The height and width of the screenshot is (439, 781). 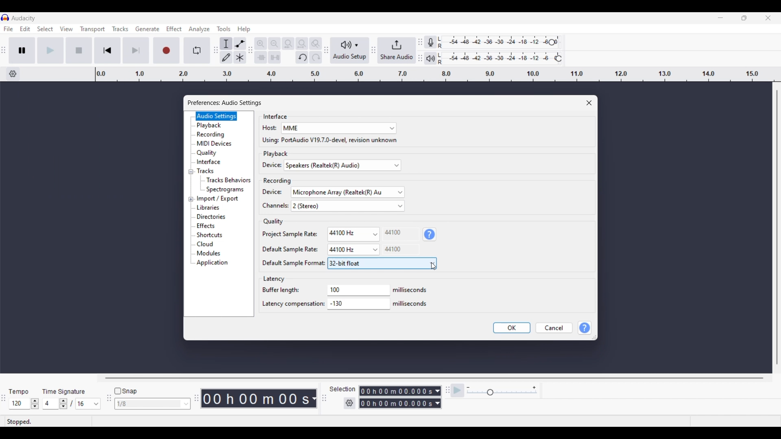 What do you see at coordinates (434, 42) in the screenshot?
I see `Record meter` at bounding box center [434, 42].